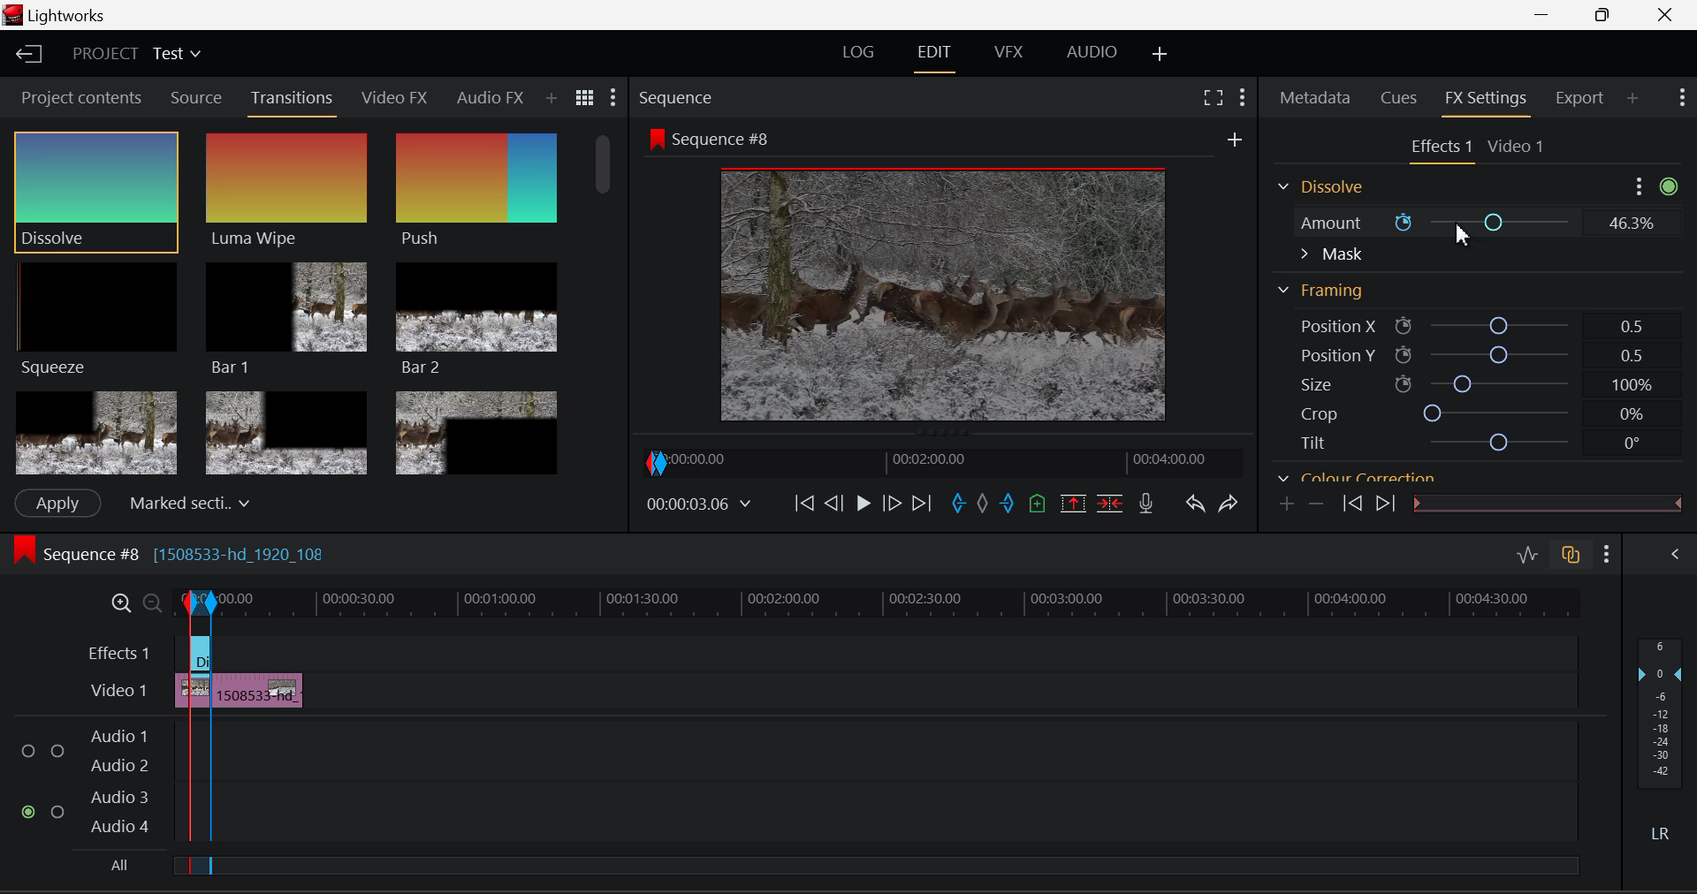 Image resolution: width=1697 pixels, height=894 pixels. Describe the element at coordinates (1012, 54) in the screenshot. I see `VFX Layout` at that location.